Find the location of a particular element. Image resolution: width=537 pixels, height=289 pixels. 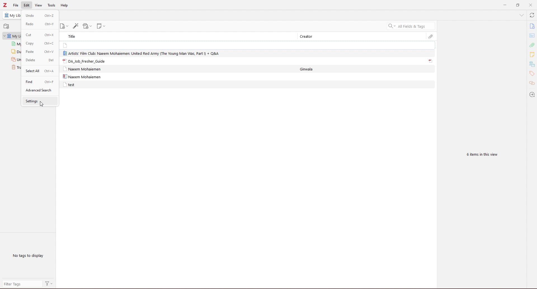

help is located at coordinates (64, 6).